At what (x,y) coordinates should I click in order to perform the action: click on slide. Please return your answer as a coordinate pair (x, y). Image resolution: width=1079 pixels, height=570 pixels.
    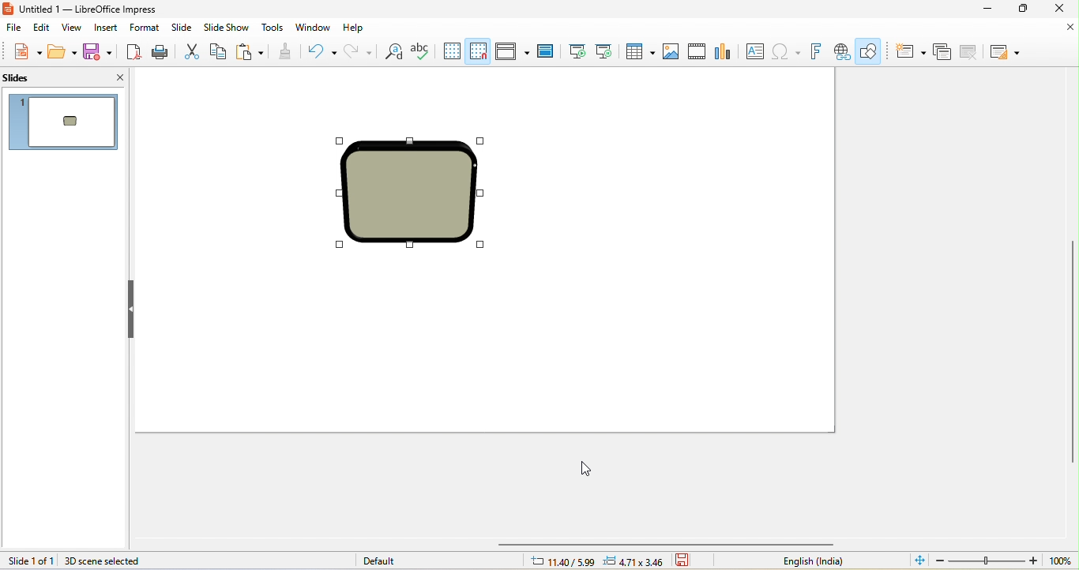
    Looking at the image, I should click on (183, 26).